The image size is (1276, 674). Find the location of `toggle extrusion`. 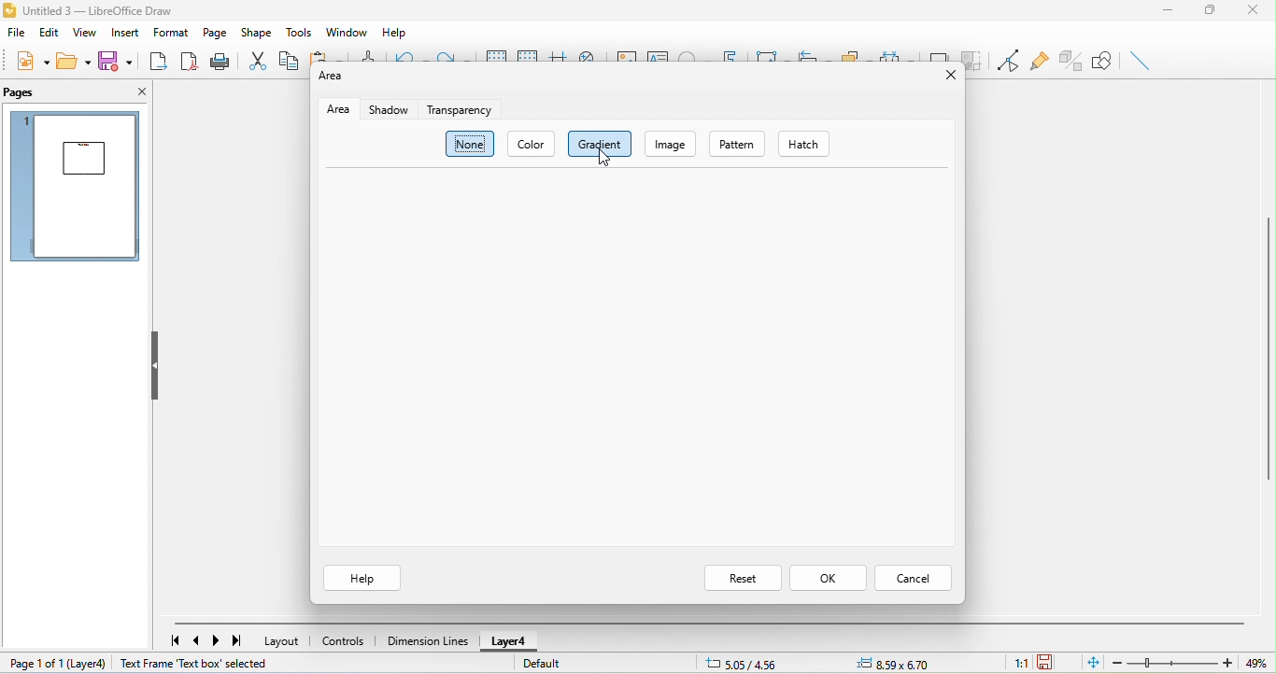

toggle extrusion is located at coordinates (1071, 58).